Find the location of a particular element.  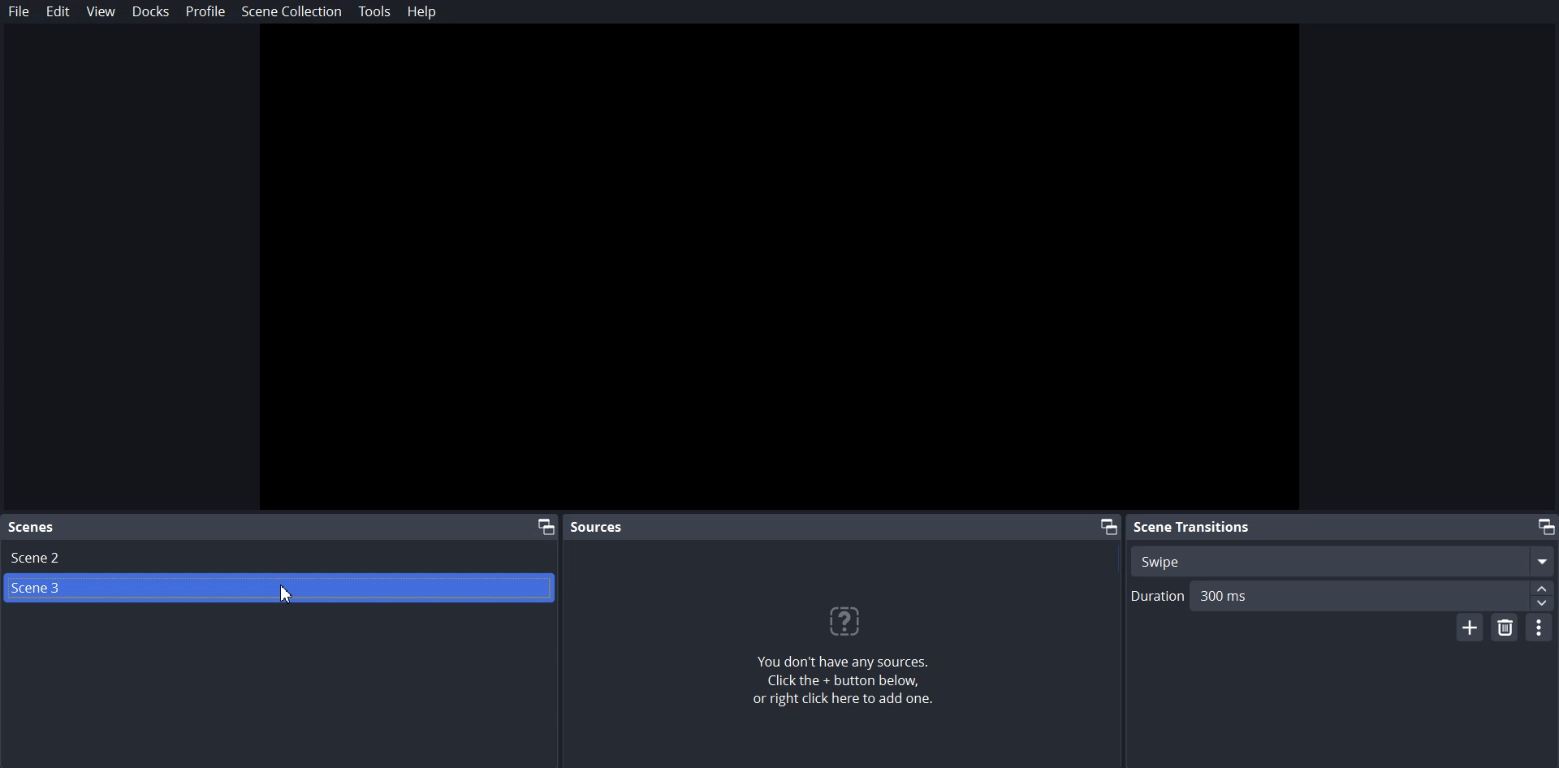

Profile is located at coordinates (205, 12).